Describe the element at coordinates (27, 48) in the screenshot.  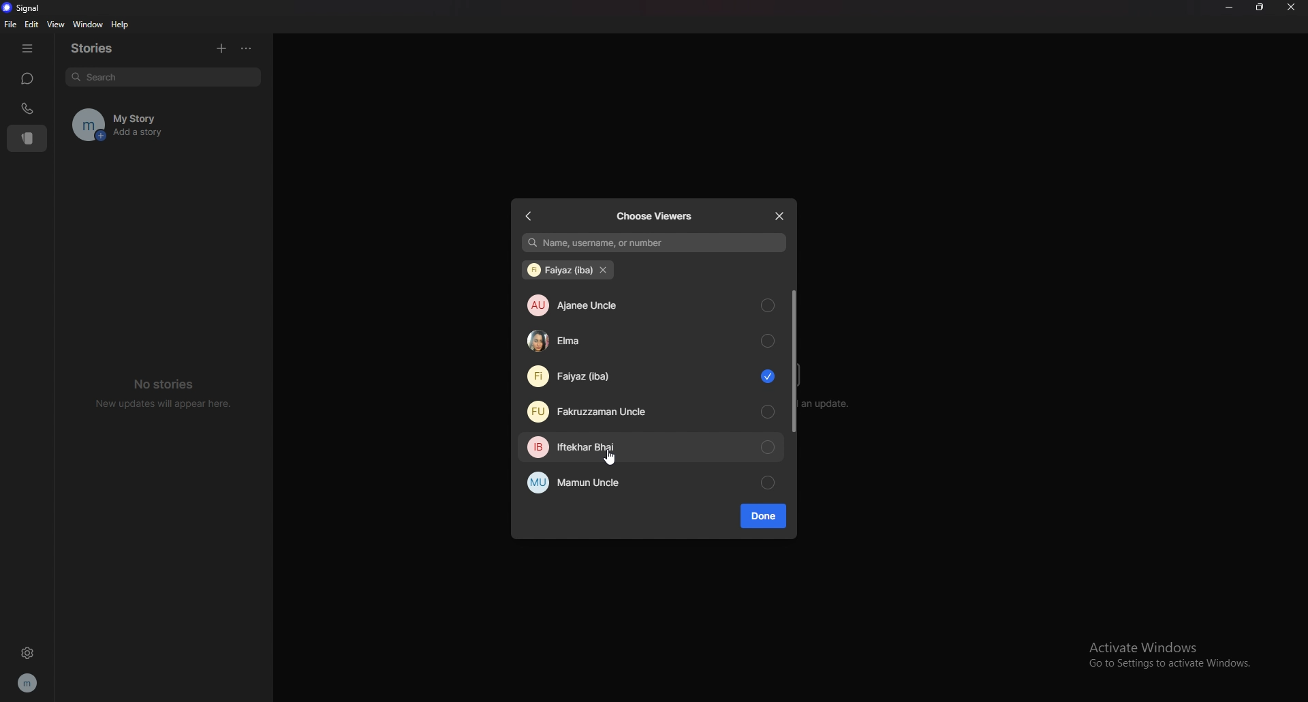
I see `hide tab` at that location.